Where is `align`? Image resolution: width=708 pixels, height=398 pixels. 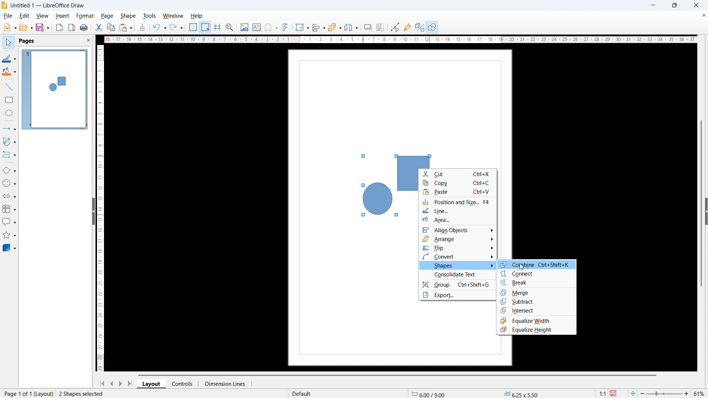 align is located at coordinates (318, 28).